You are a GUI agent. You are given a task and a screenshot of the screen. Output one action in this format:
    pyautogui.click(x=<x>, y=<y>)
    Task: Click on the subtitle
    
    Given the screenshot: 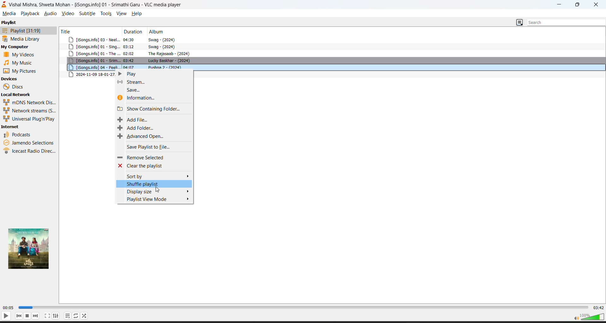 What is the action you would take?
    pyautogui.click(x=87, y=14)
    